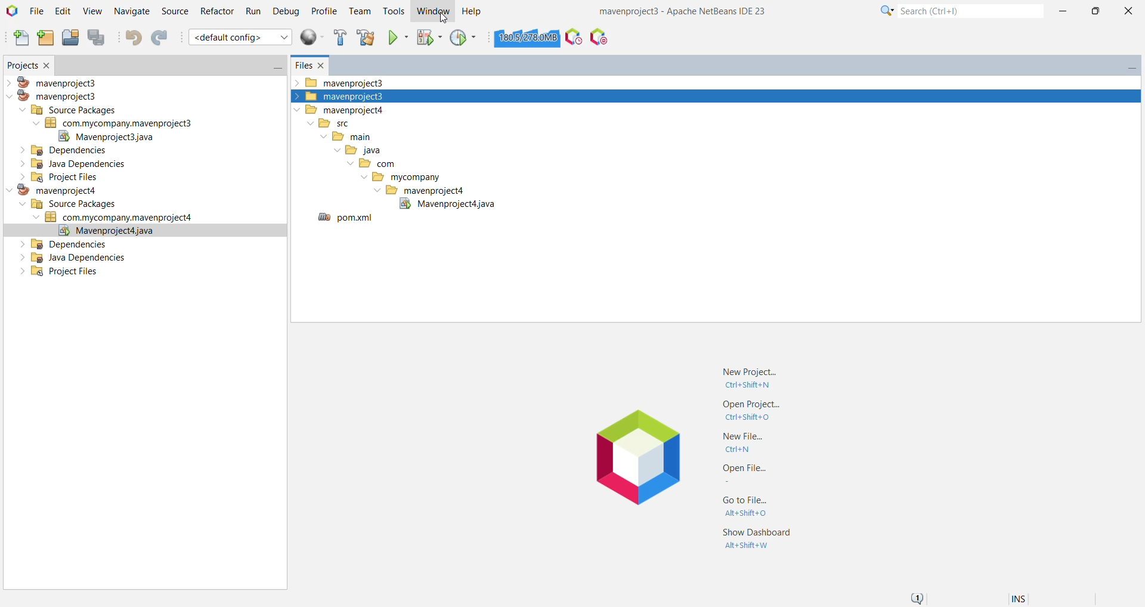  What do you see at coordinates (1064, 12) in the screenshot?
I see `Minimize` at bounding box center [1064, 12].